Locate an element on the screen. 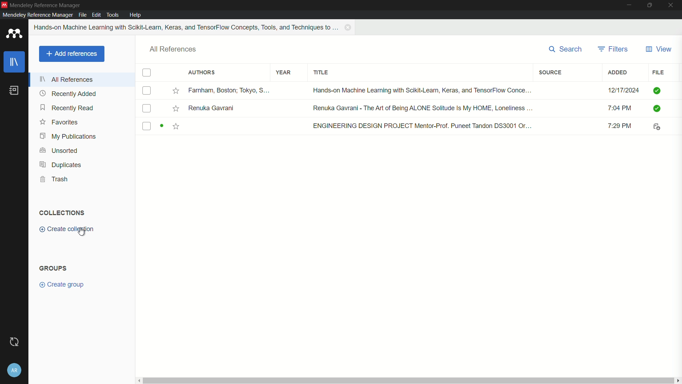 Image resolution: width=682 pixels, height=384 pixels. app icon is located at coordinates (4, 5).